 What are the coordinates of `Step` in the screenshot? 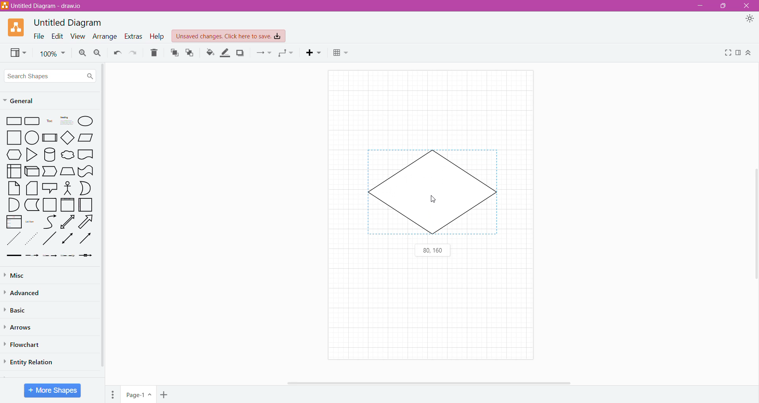 It's located at (49, 171).